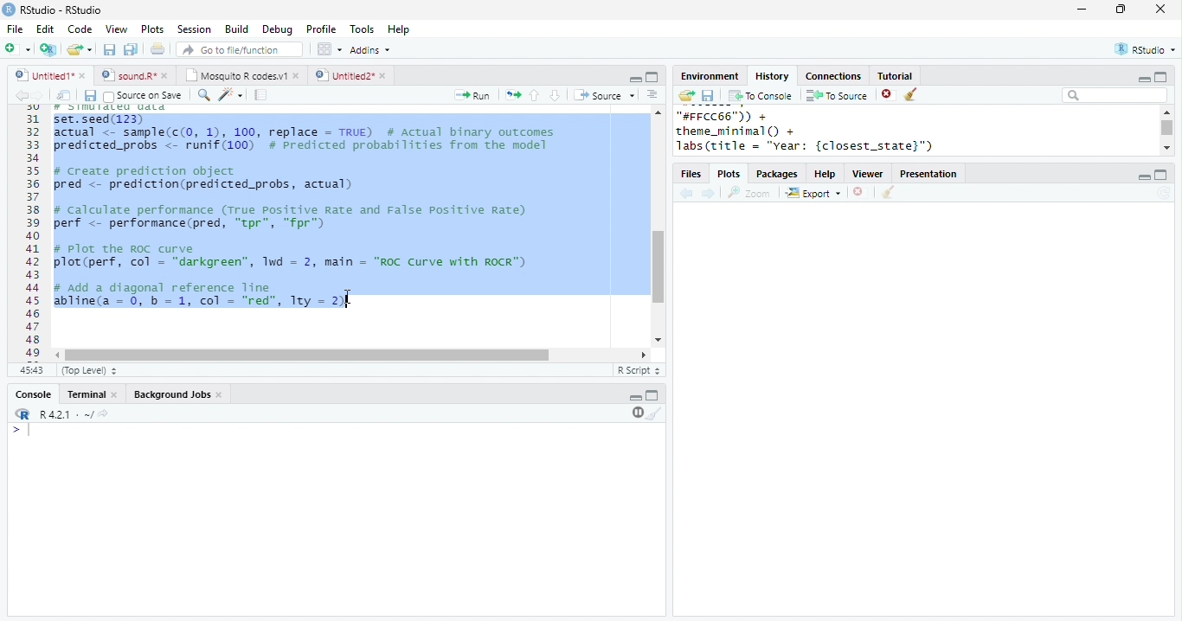 The image size is (1182, 621). I want to click on code tools, so click(231, 94).